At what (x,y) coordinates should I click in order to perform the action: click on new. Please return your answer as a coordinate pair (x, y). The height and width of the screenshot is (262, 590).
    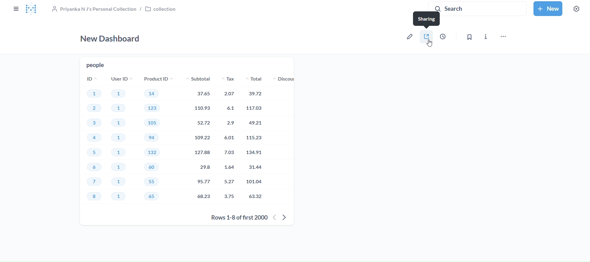
    Looking at the image, I should click on (548, 8).